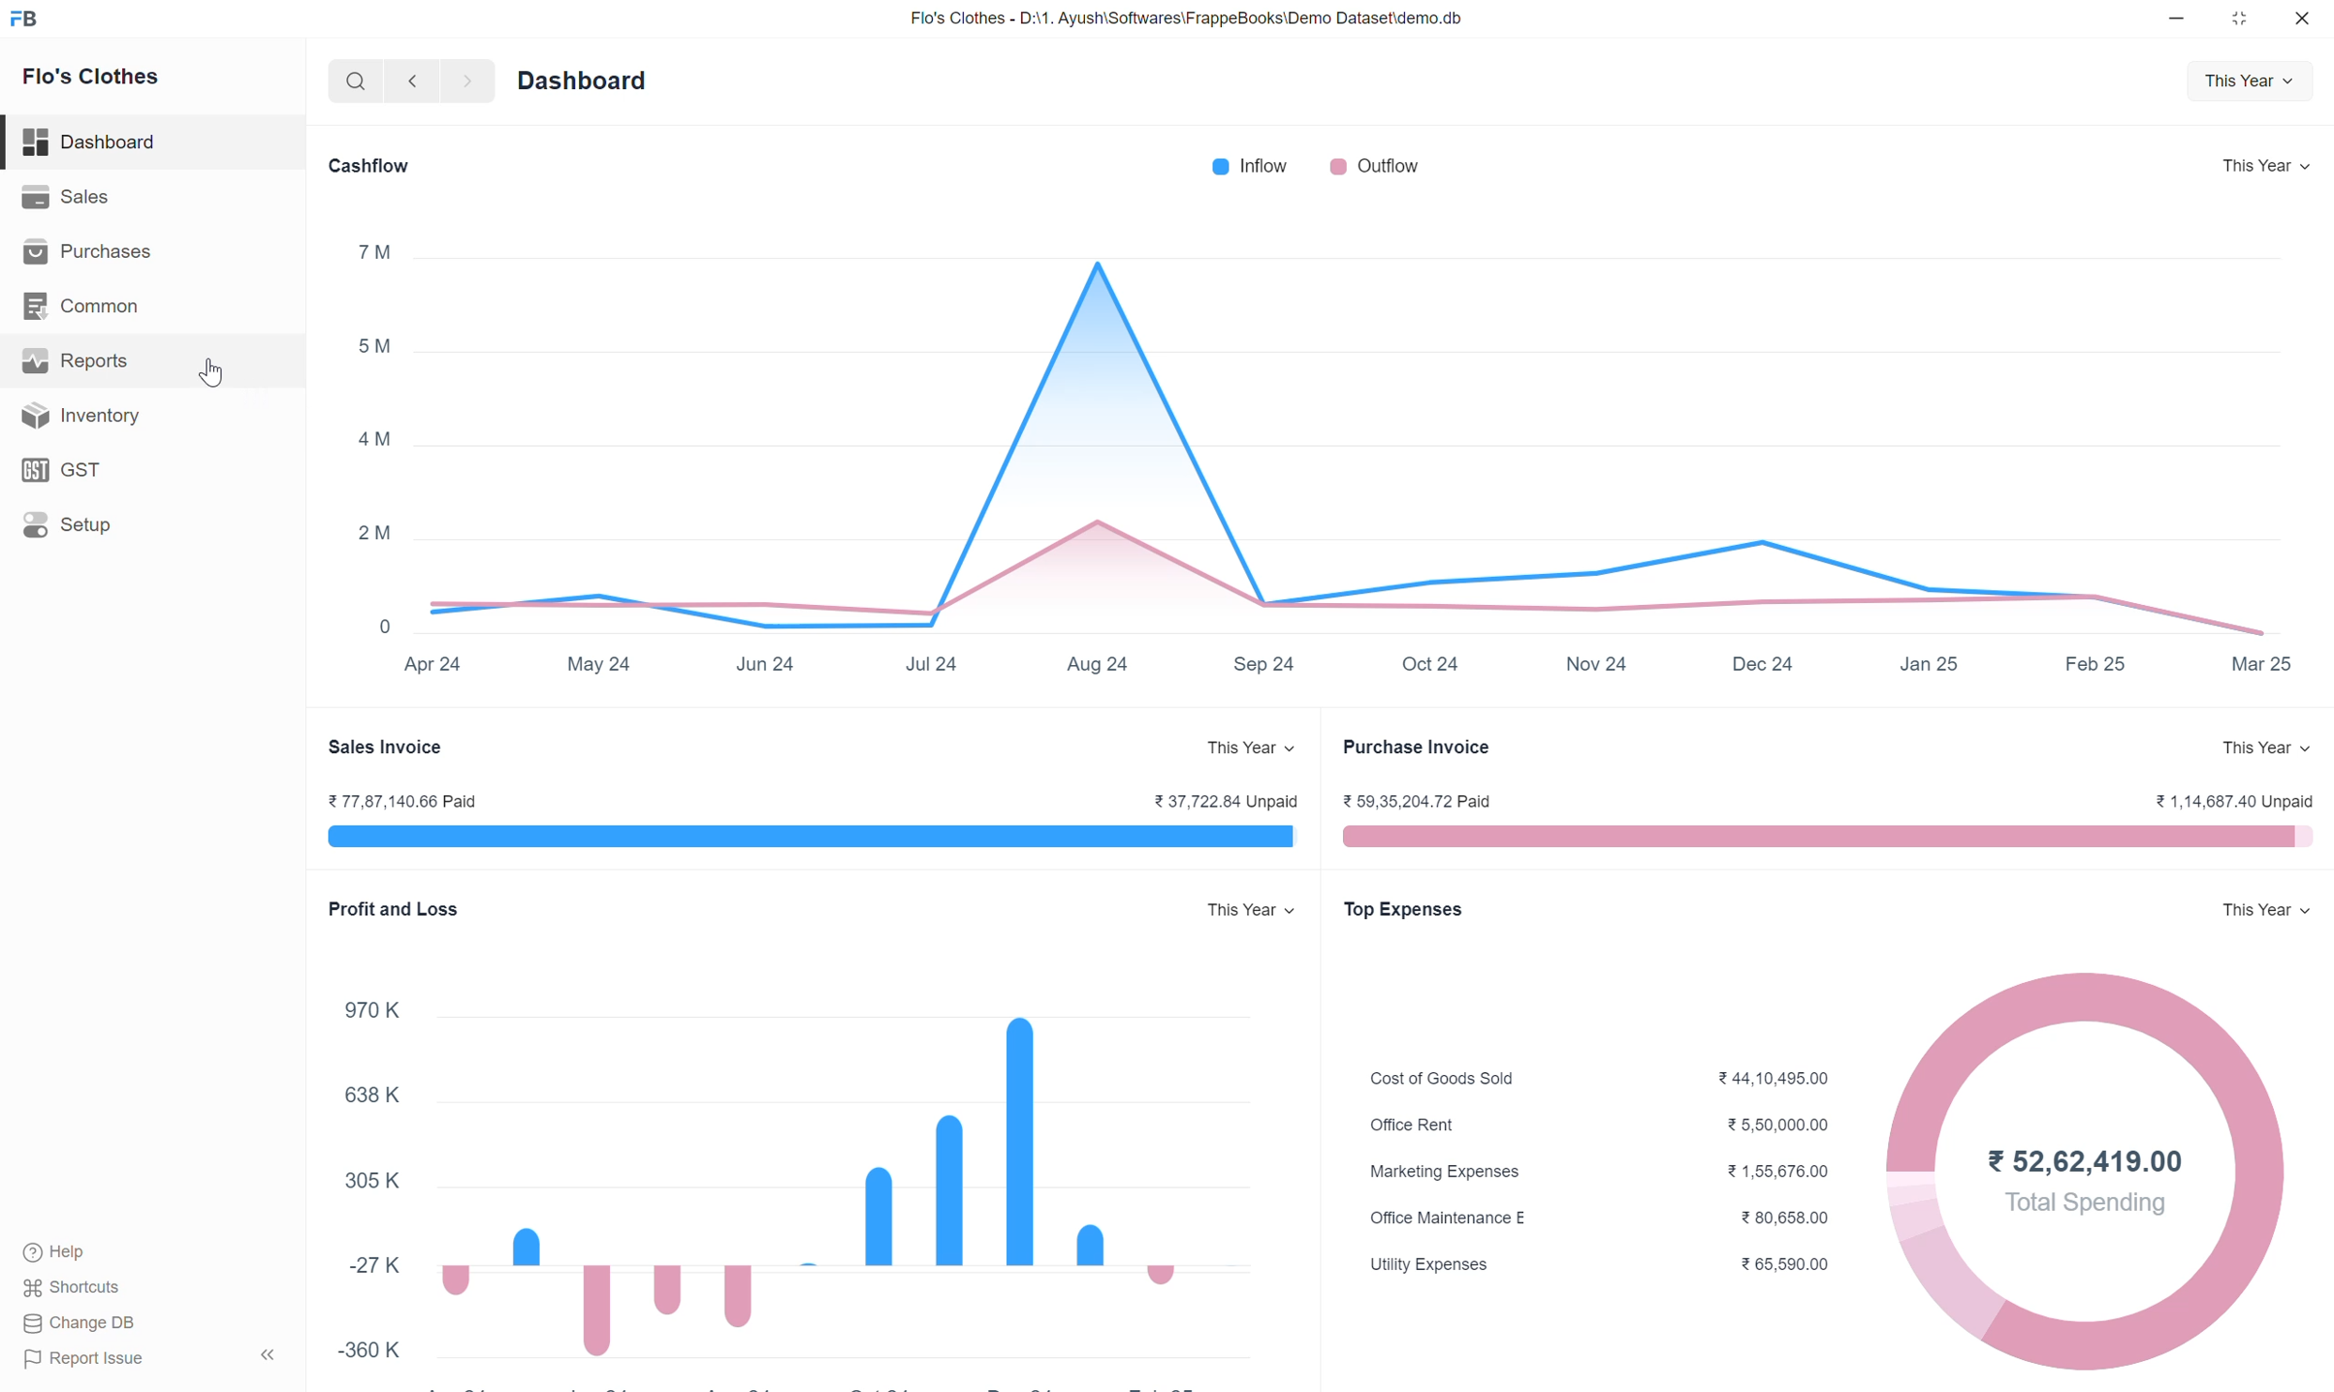  Describe the element at coordinates (1429, 1218) in the screenshot. I see `Office Maintenance E` at that location.